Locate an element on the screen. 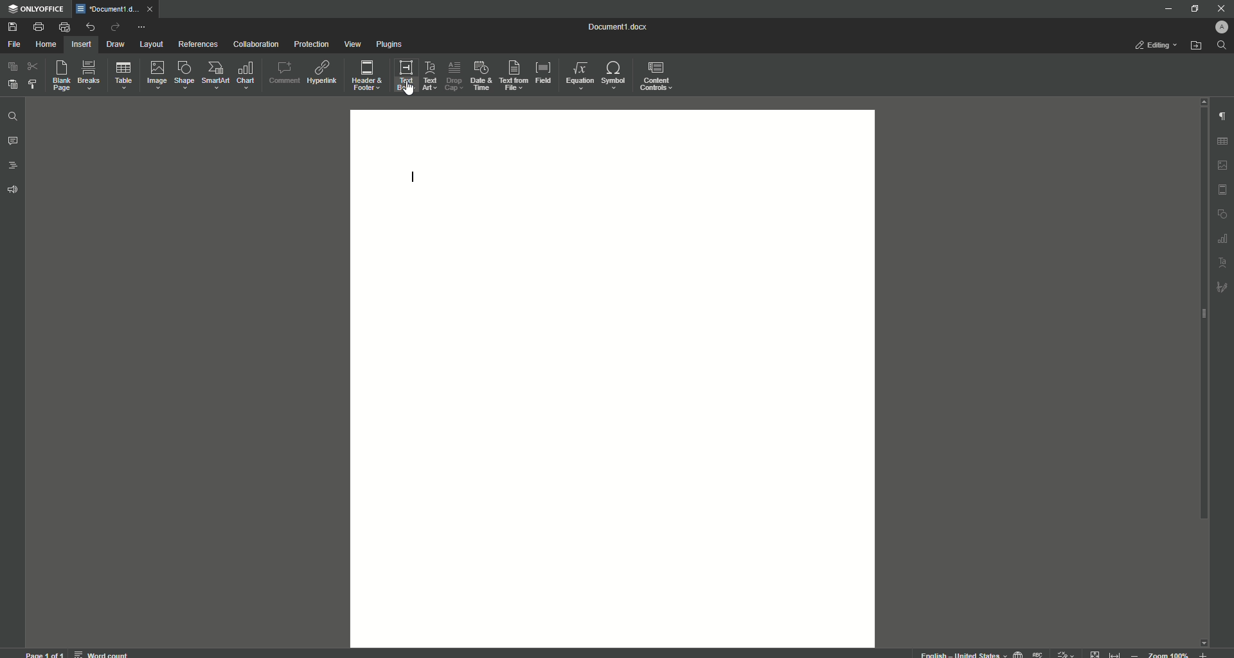 The image size is (1234, 658). More Actions is located at coordinates (141, 28).